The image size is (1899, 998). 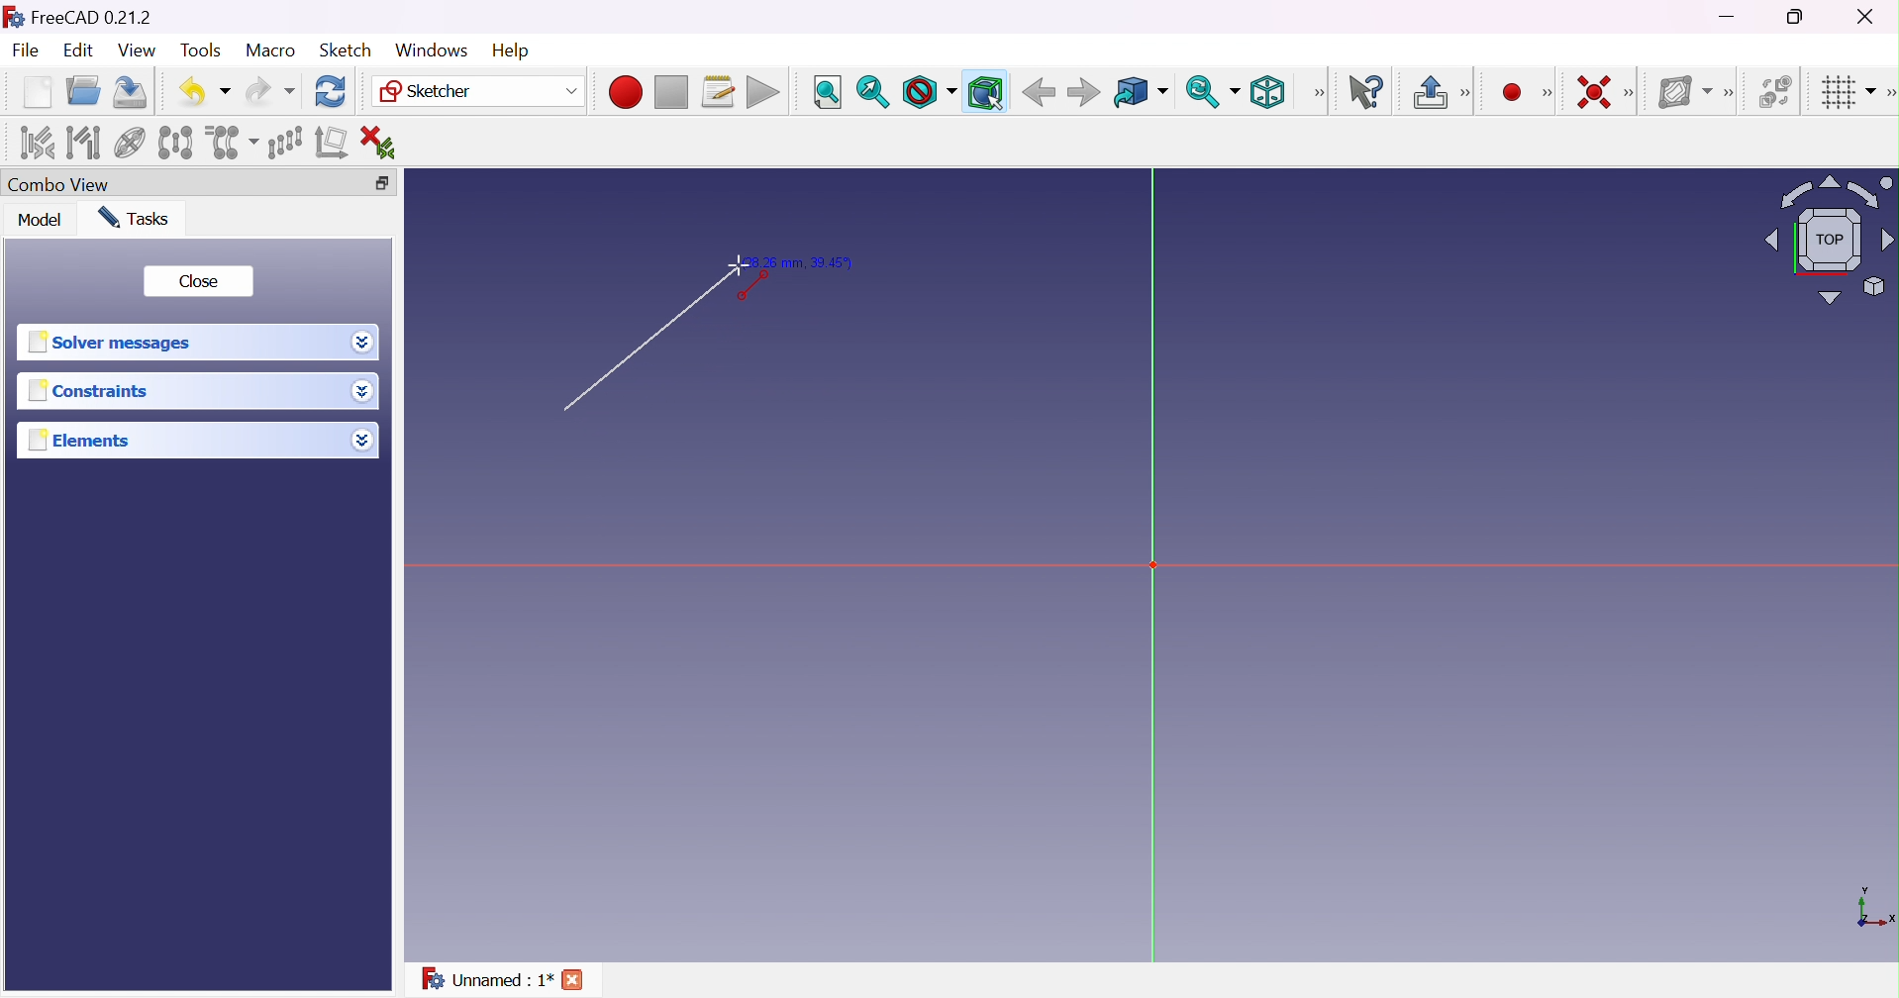 What do you see at coordinates (36, 143) in the screenshot?
I see `Select associated constraints` at bounding box center [36, 143].